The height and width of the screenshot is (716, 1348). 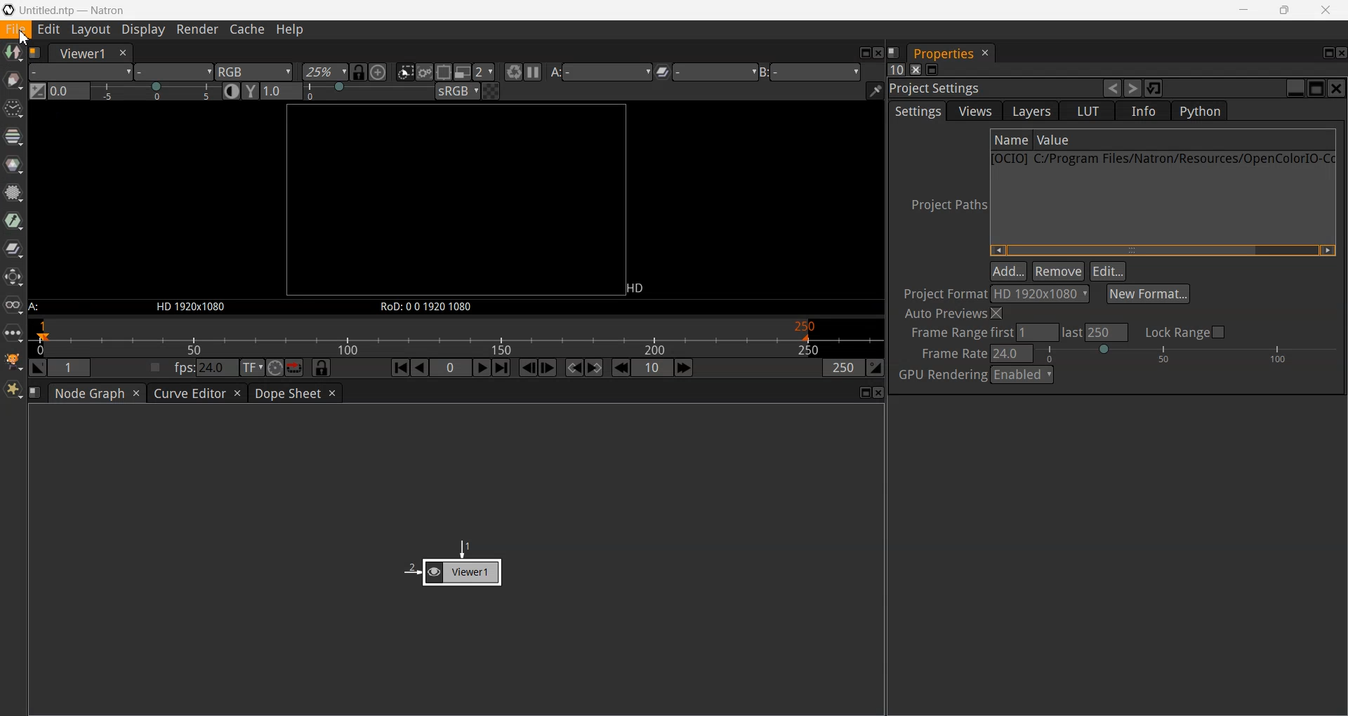 I want to click on Redo, so click(x=1132, y=88).